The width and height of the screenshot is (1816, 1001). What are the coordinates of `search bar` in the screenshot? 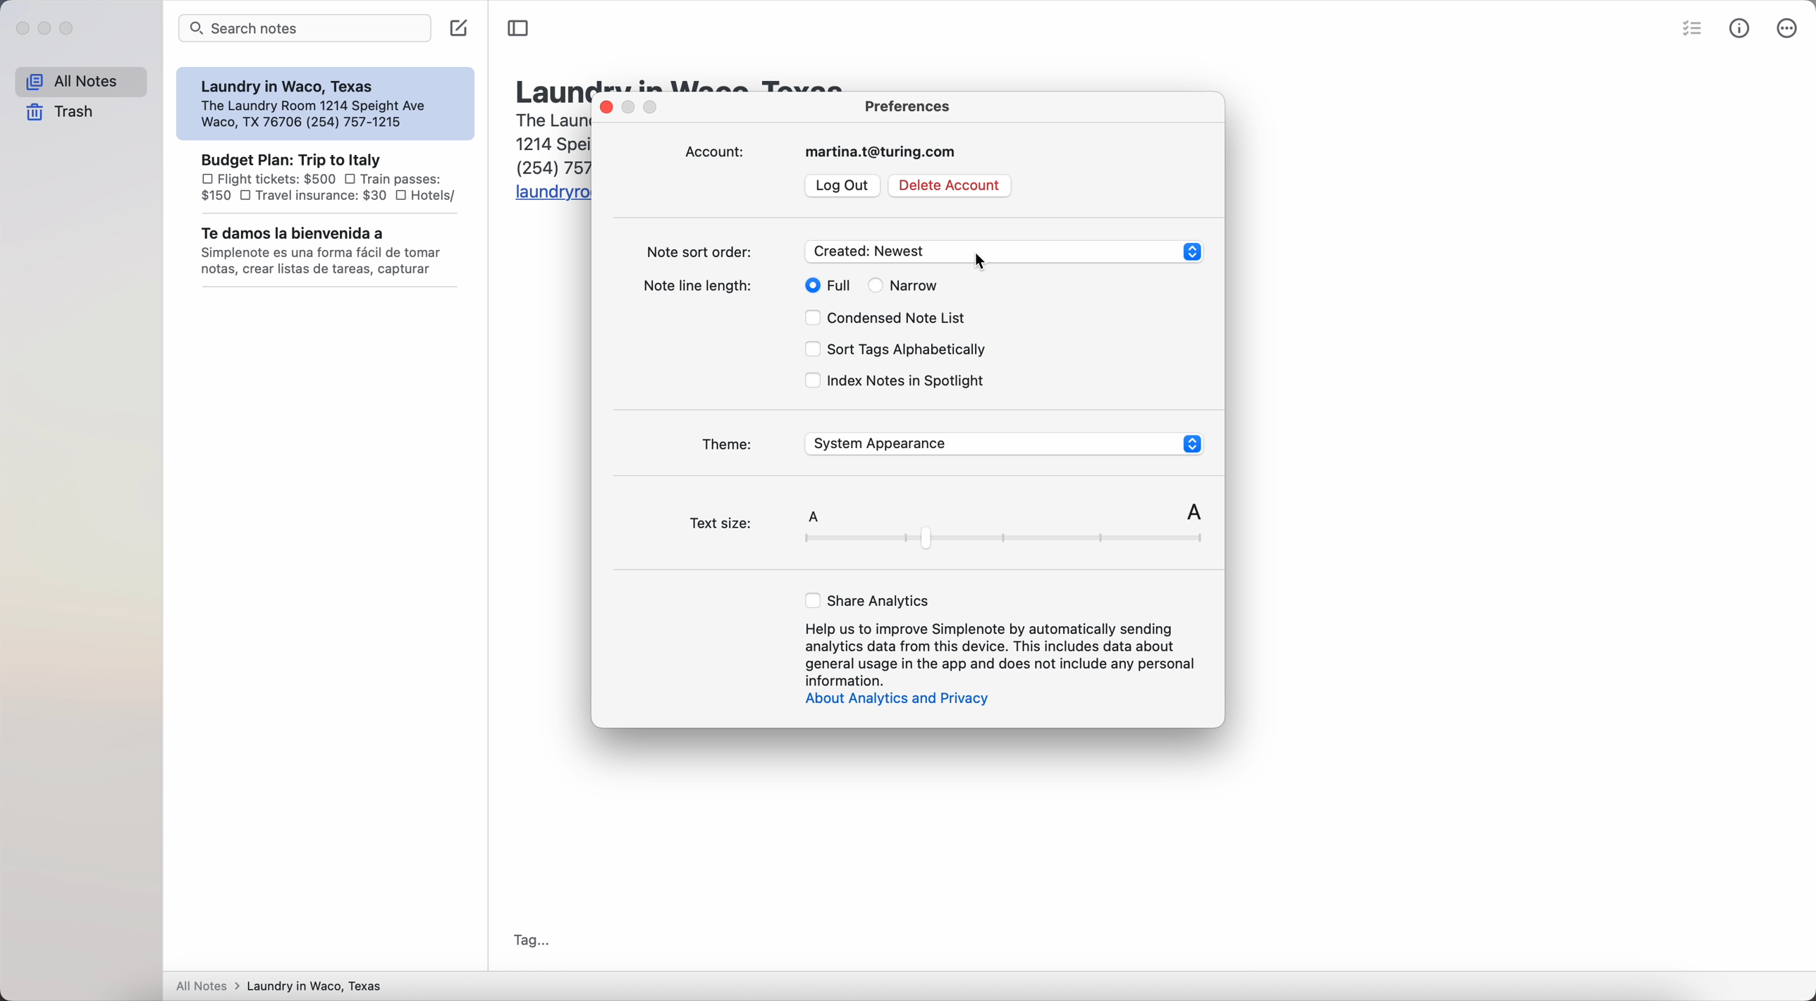 It's located at (305, 28).